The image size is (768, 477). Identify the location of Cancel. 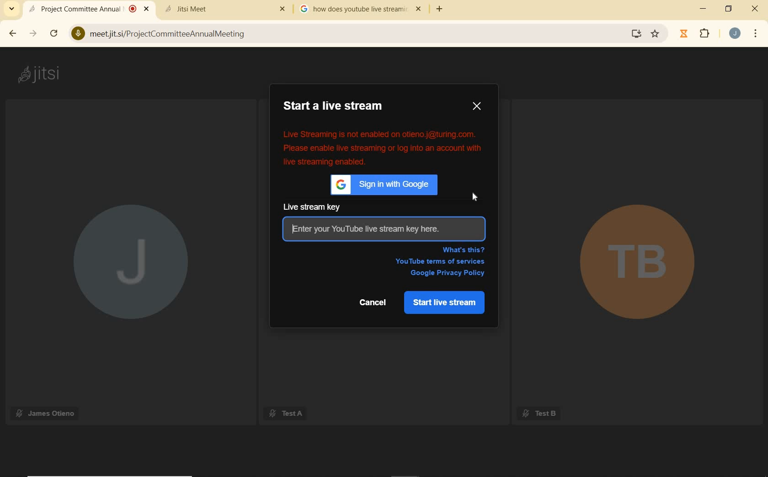
(374, 304).